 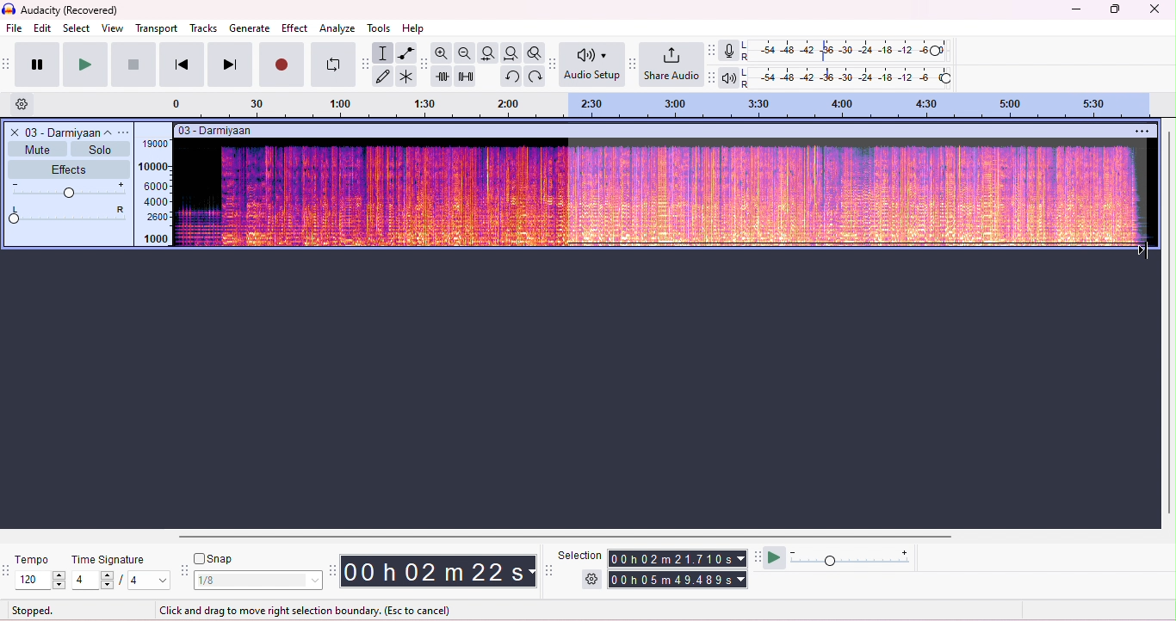 I want to click on selection options, so click(x=593, y=578).